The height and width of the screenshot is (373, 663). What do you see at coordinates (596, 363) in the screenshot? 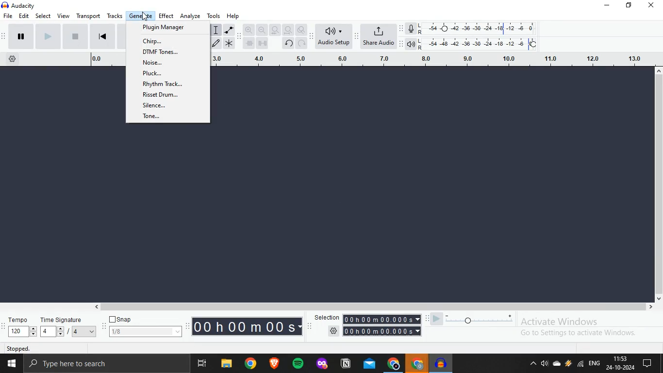
I see `Language` at bounding box center [596, 363].